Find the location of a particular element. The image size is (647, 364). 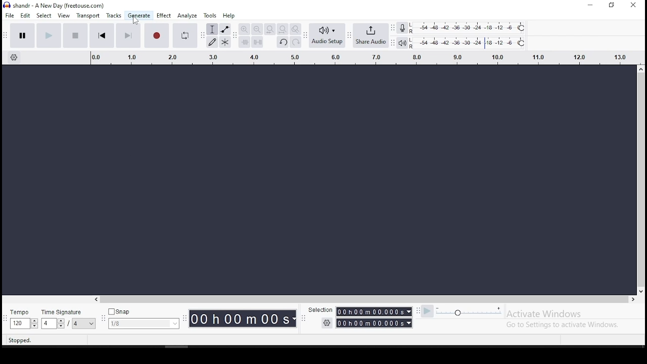

effect is located at coordinates (164, 15).